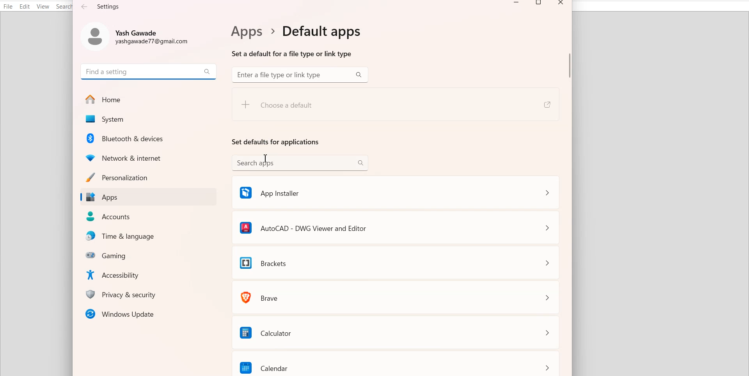 The image size is (749, 376). Describe the element at coordinates (267, 160) in the screenshot. I see `Cursor` at that location.